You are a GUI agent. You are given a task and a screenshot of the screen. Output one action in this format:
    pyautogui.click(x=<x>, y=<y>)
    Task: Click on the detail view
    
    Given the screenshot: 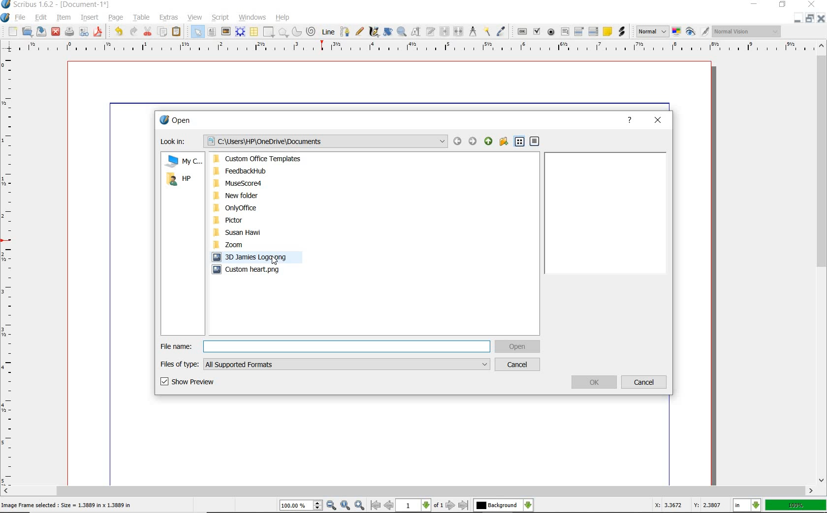 What is the action you would take?
    pyautogui.click(x=535, y=142)
    